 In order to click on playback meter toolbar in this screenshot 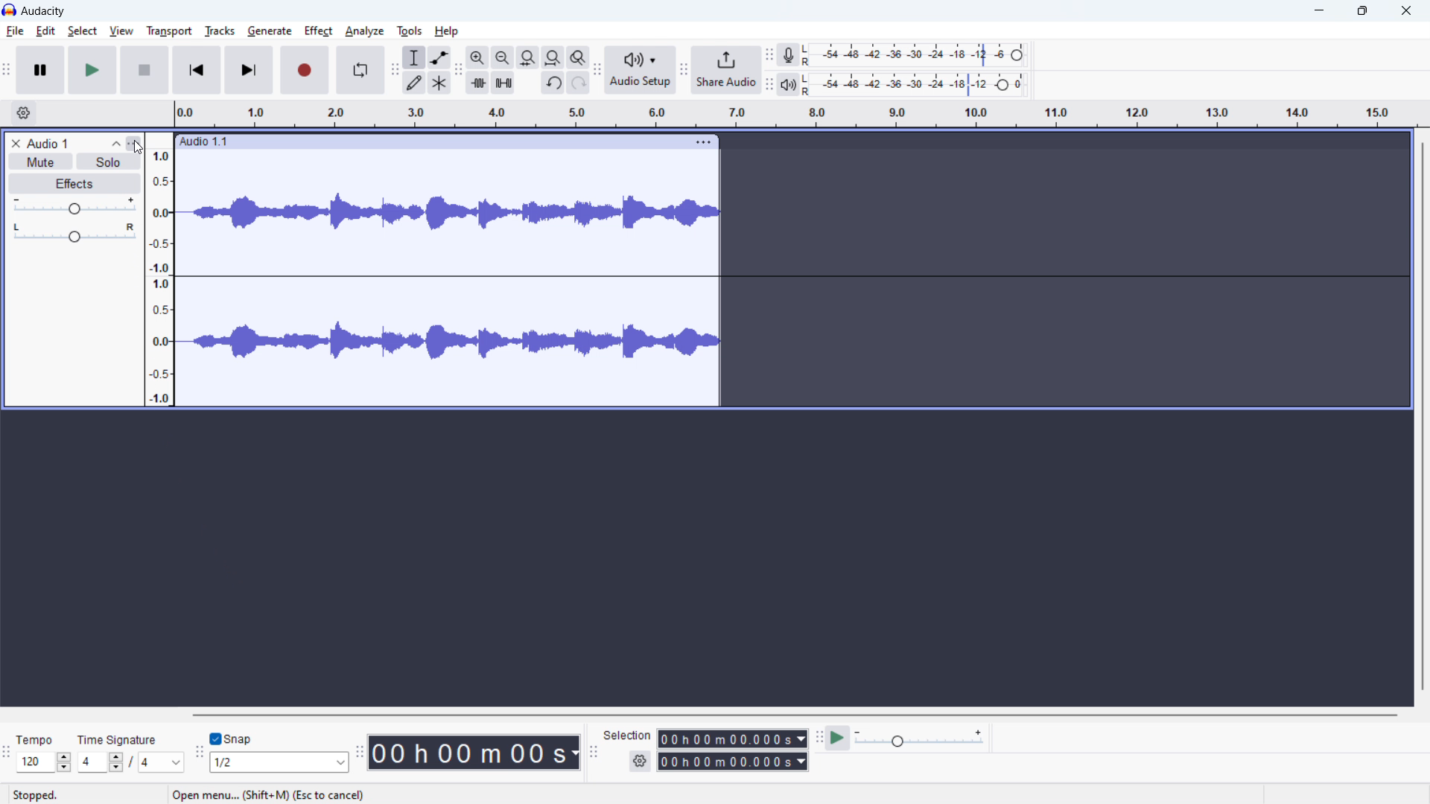, I will do `click(770, 85)`.